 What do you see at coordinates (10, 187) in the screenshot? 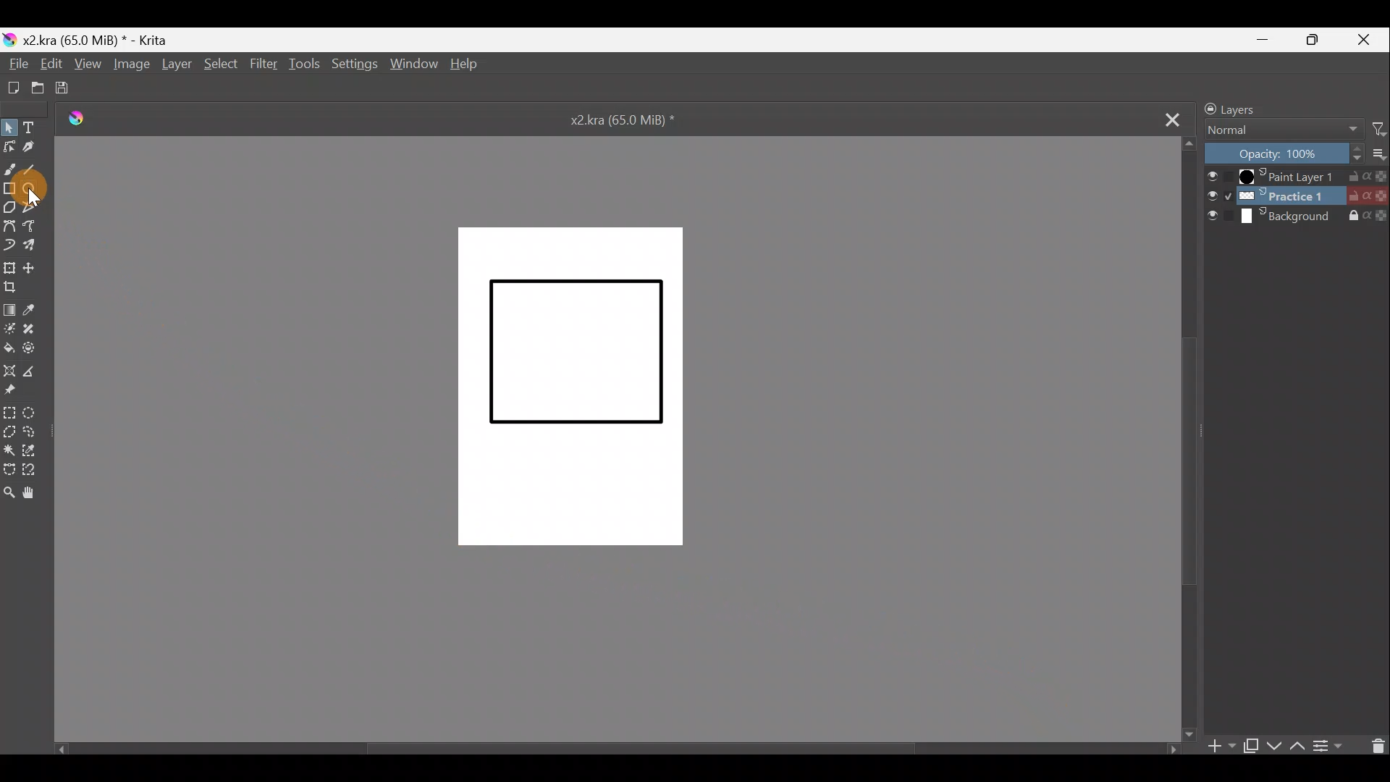
I see `Rectangle tool` at bounding box center [10, 187].